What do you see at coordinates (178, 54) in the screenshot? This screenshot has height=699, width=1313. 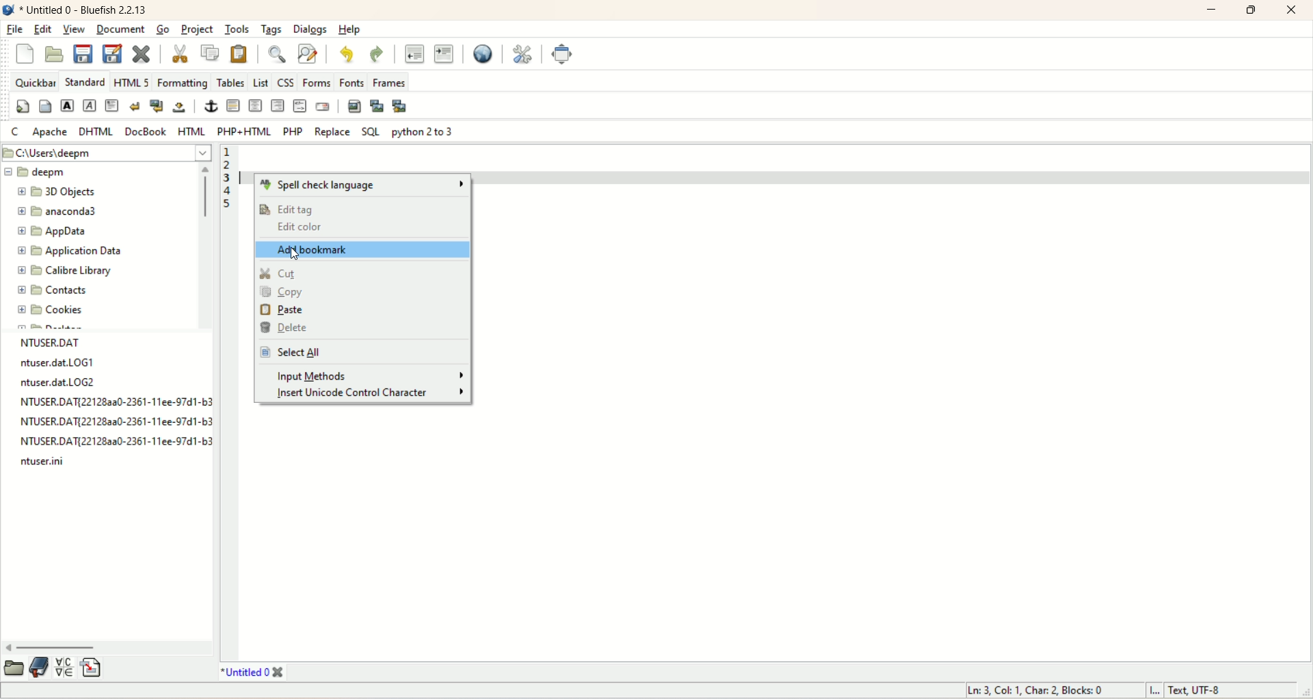 I see `cut` at bounding box center [178, 54].